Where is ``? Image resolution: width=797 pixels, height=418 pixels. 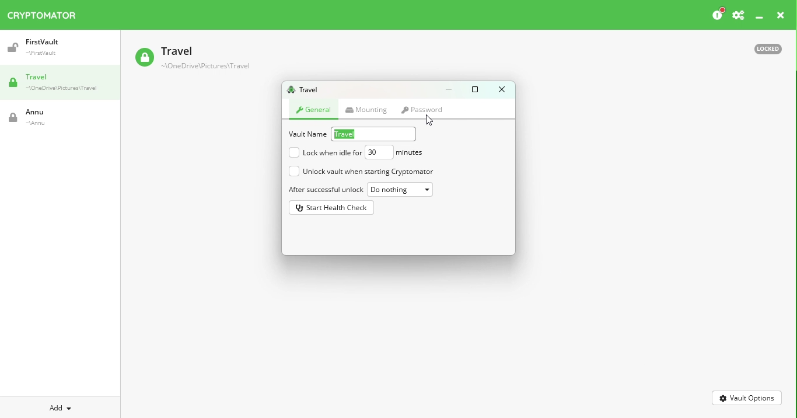  is located at coordinates (335, 208).